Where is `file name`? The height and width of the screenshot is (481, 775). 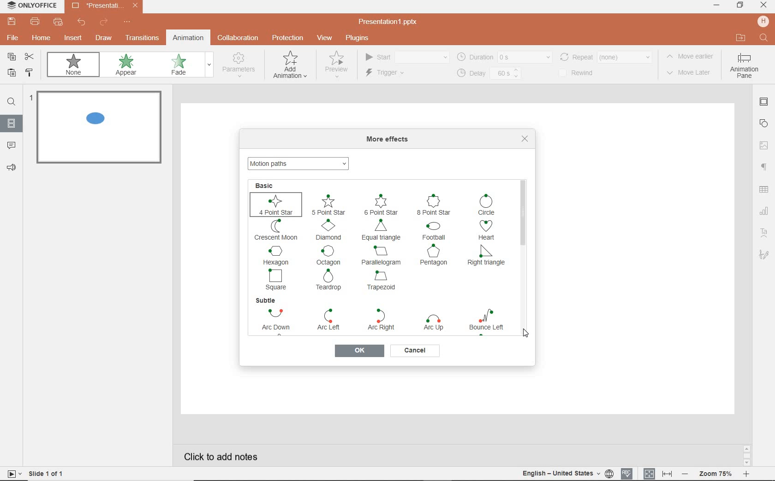
file name is located at coordinates (391, 22).